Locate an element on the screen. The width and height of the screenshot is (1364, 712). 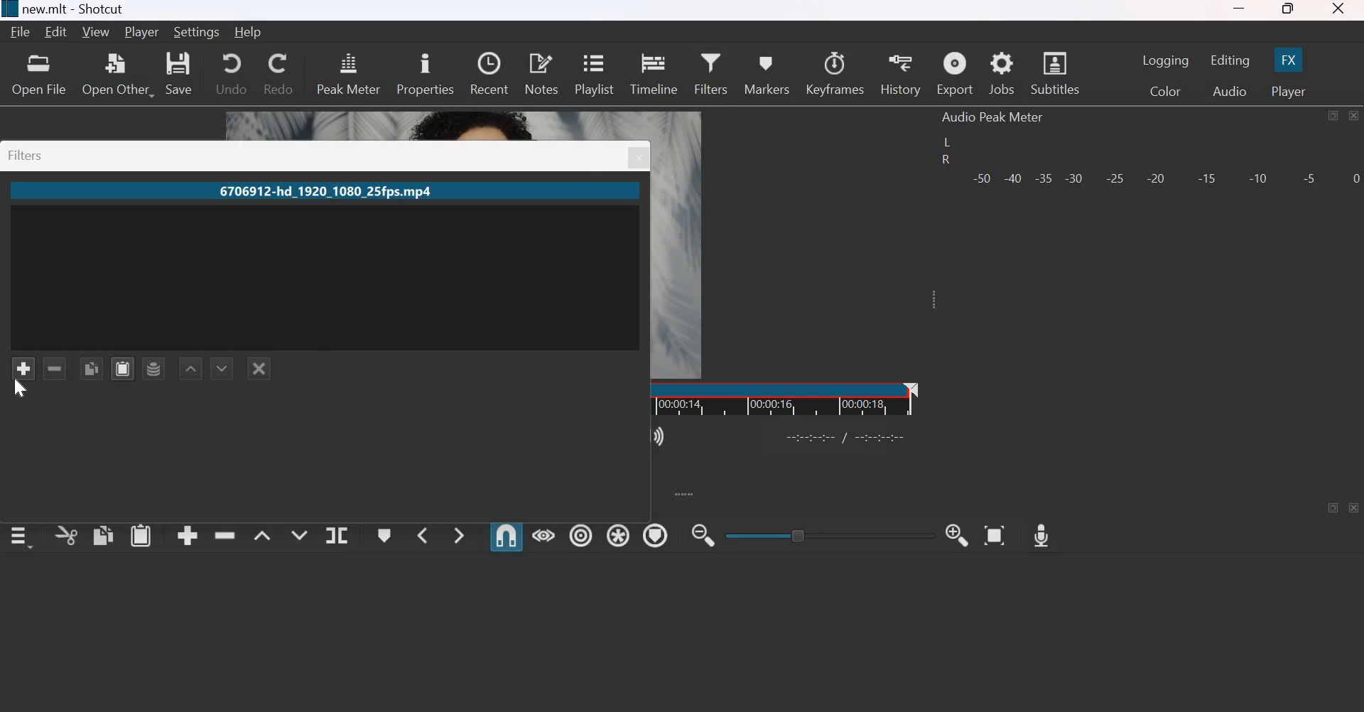
Player is located at coordinates (1287, 91).